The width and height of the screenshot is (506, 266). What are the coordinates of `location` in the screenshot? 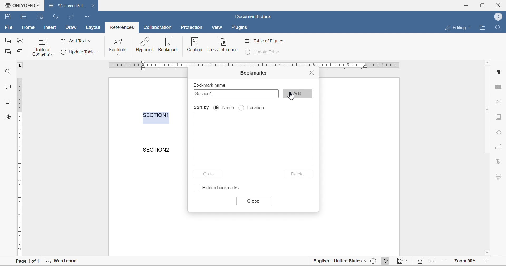 It's located at (257, 108).